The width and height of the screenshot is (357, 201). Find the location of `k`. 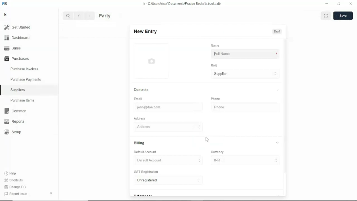

k is located at coordinates (5, 15).